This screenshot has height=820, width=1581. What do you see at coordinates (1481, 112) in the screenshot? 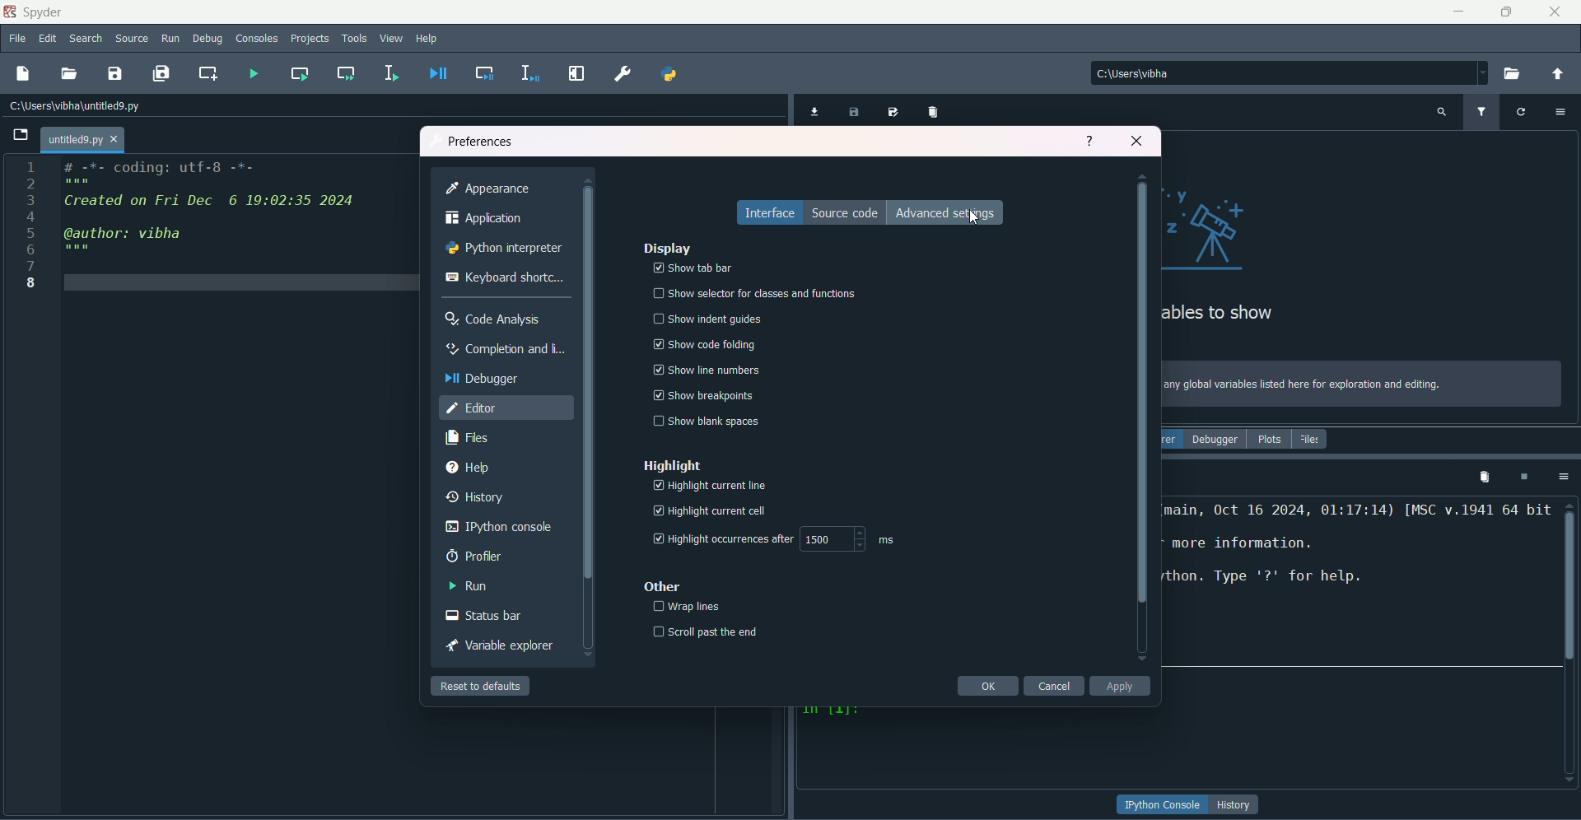
I see `filter variable` at bounding box center [1481, 112].